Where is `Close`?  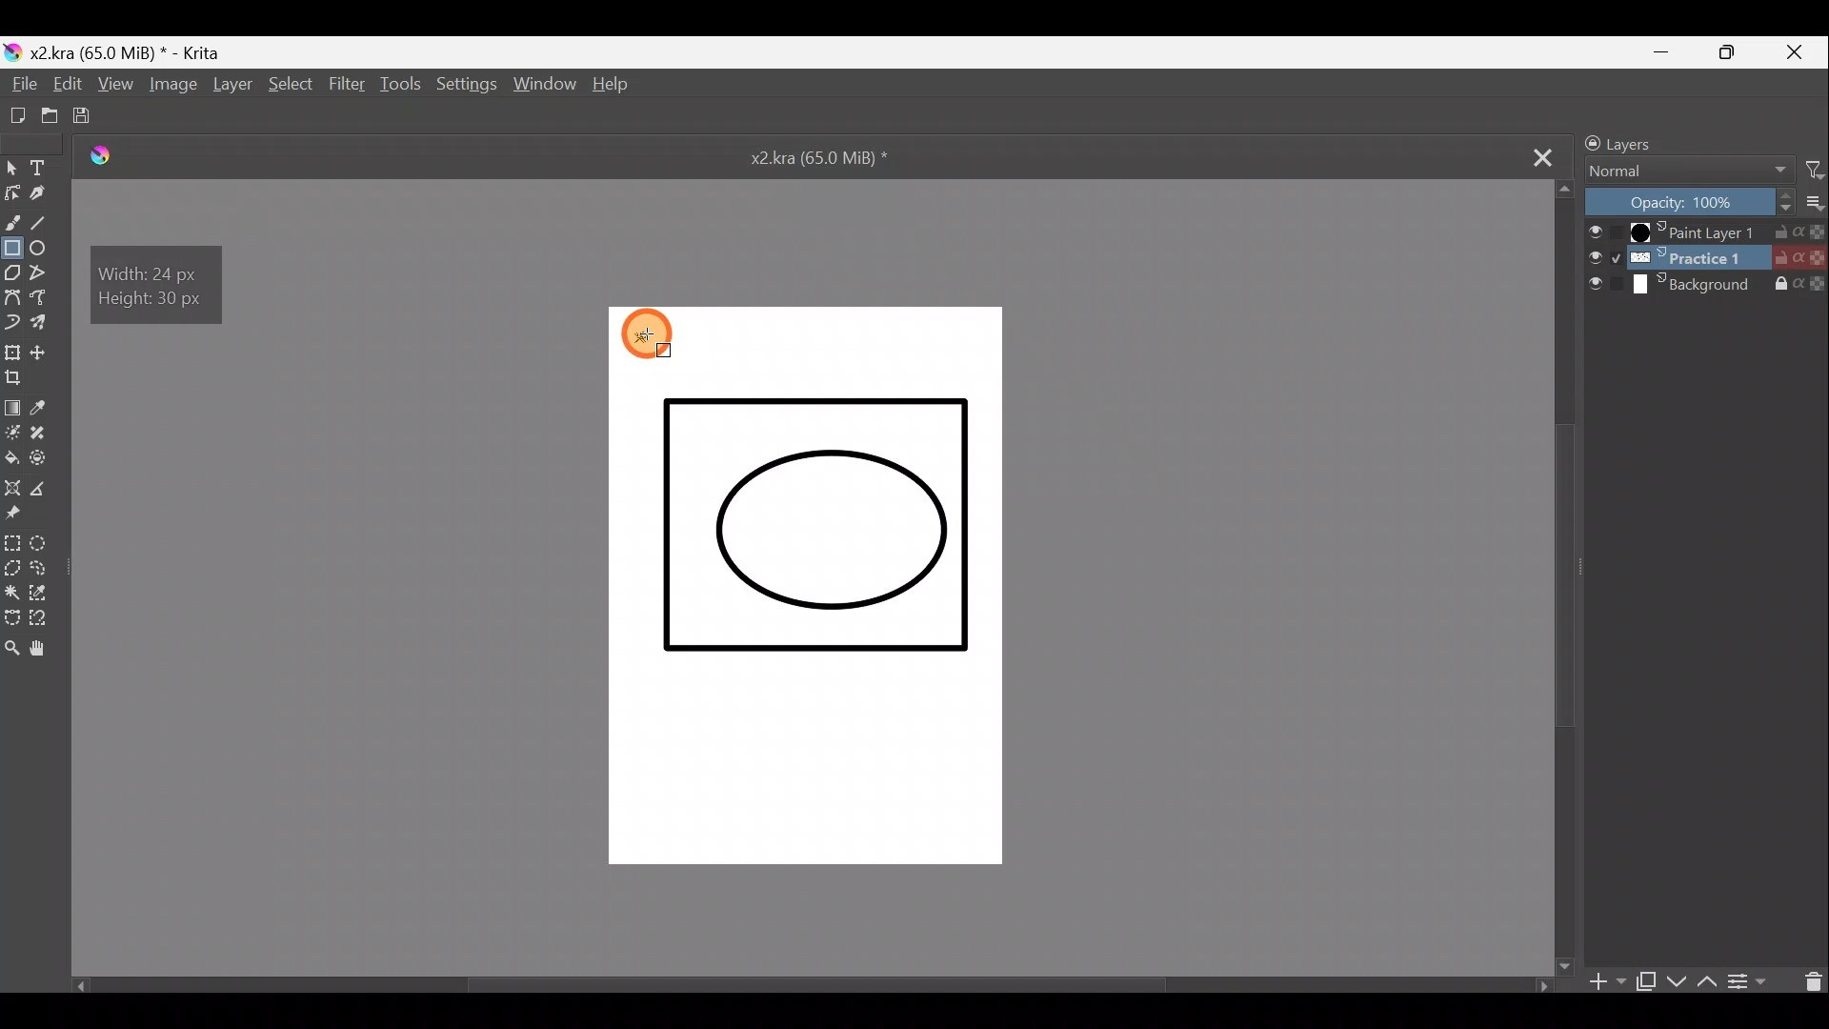 Close is located at coordinates (1801, 50).